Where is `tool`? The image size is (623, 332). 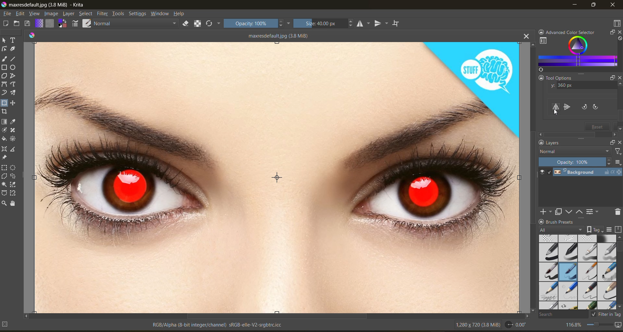 tool is located at coordinates (14, 176).